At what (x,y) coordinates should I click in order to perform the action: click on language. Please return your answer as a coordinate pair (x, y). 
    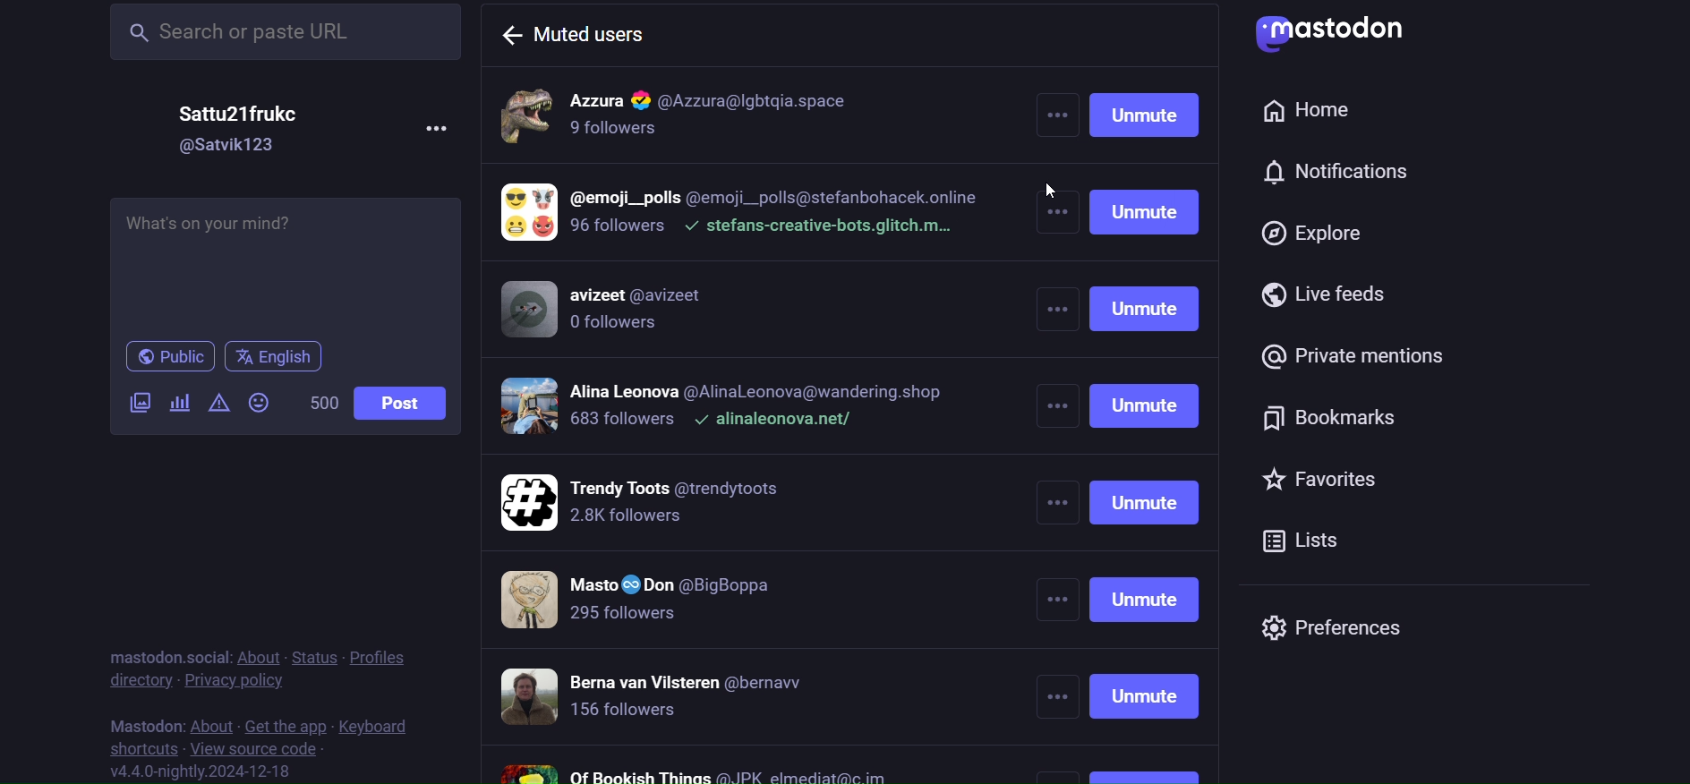
    Looking at the image, I should click on (276, 357).